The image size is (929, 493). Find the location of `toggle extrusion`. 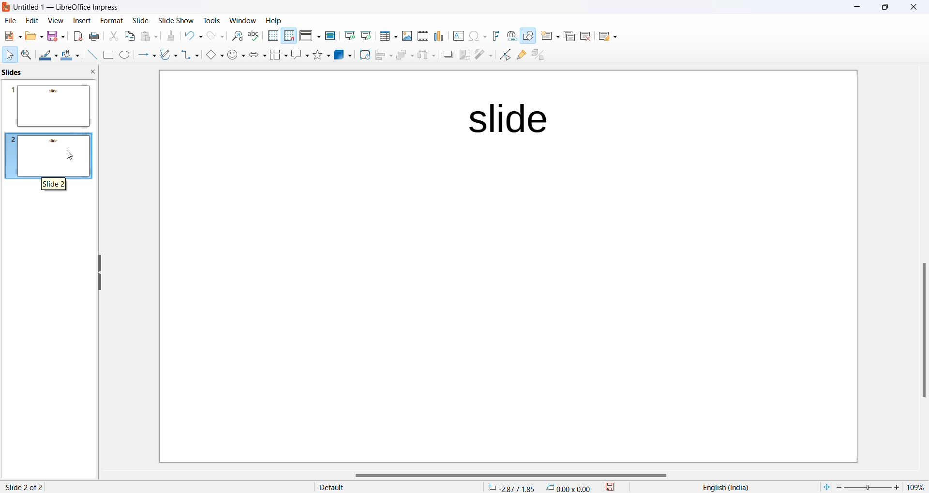

toggle extrusion is located at coordinates (538, 55).